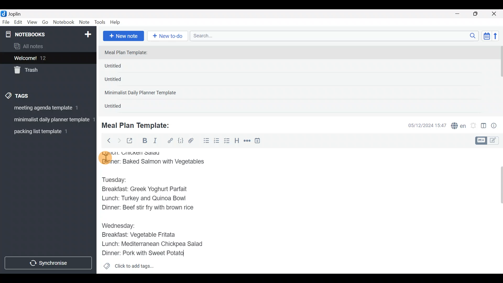 This screenshot has height=283, width=503. What do you see at coordinates (336, 35) in the screenshot?
I see `Search bar` at bounding box center [336, 35].